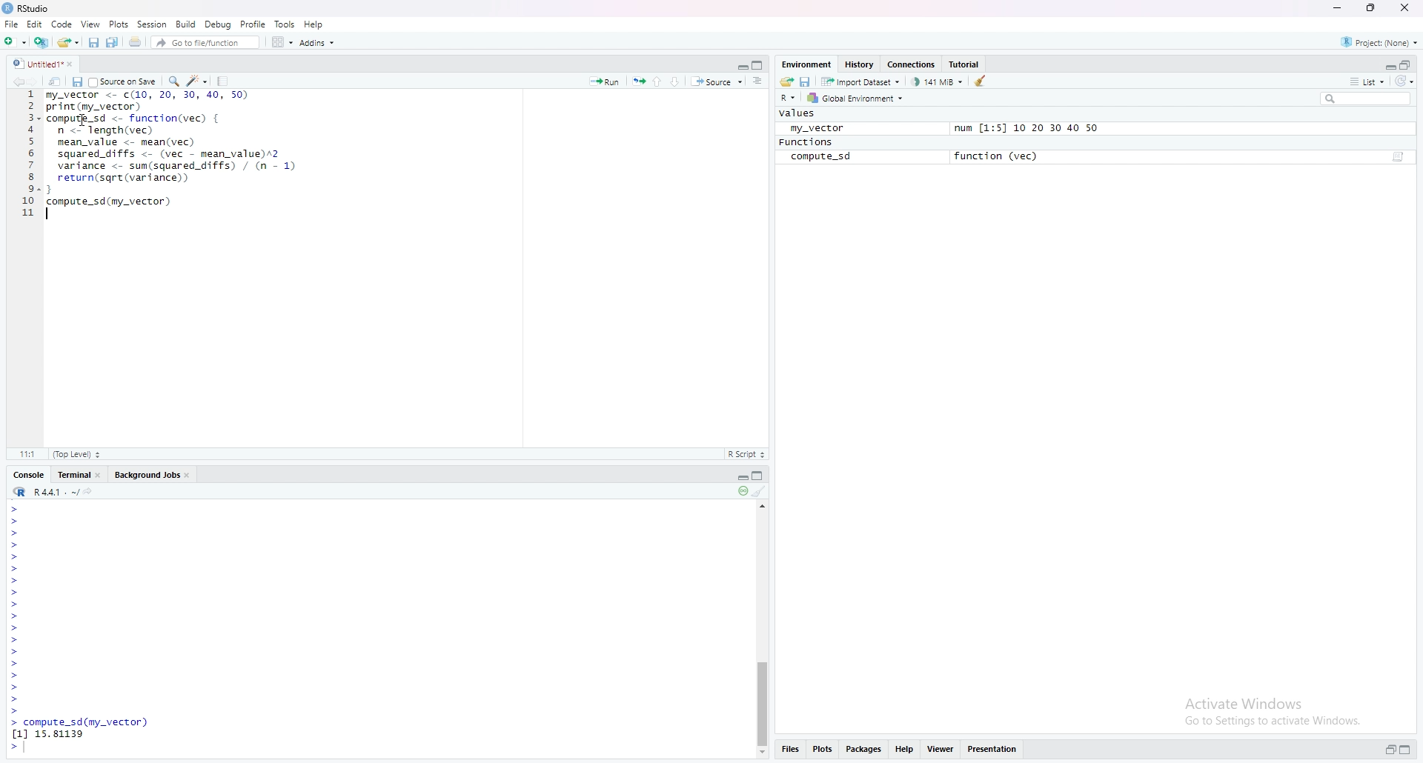  I want to click on Run the current line or selection ( Ctrl + Enter), so click(604, 81).